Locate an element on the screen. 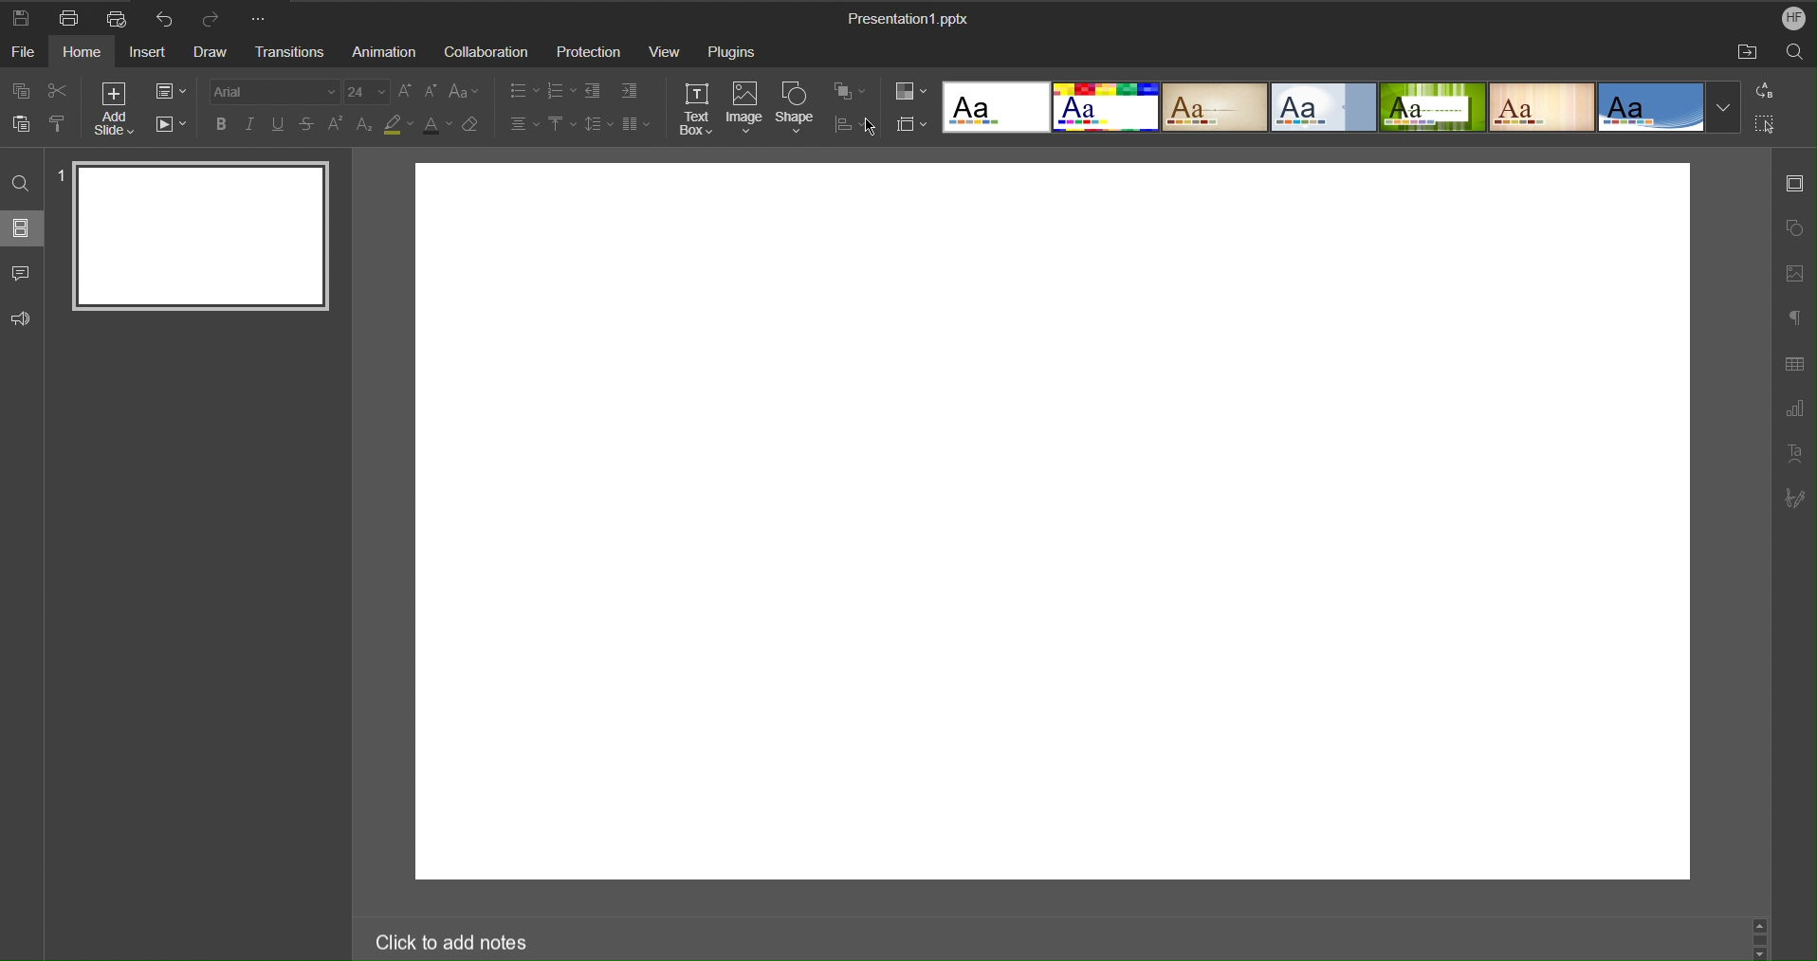 The image size is (1817, 961). Animation is located at coordinates (378, 49).